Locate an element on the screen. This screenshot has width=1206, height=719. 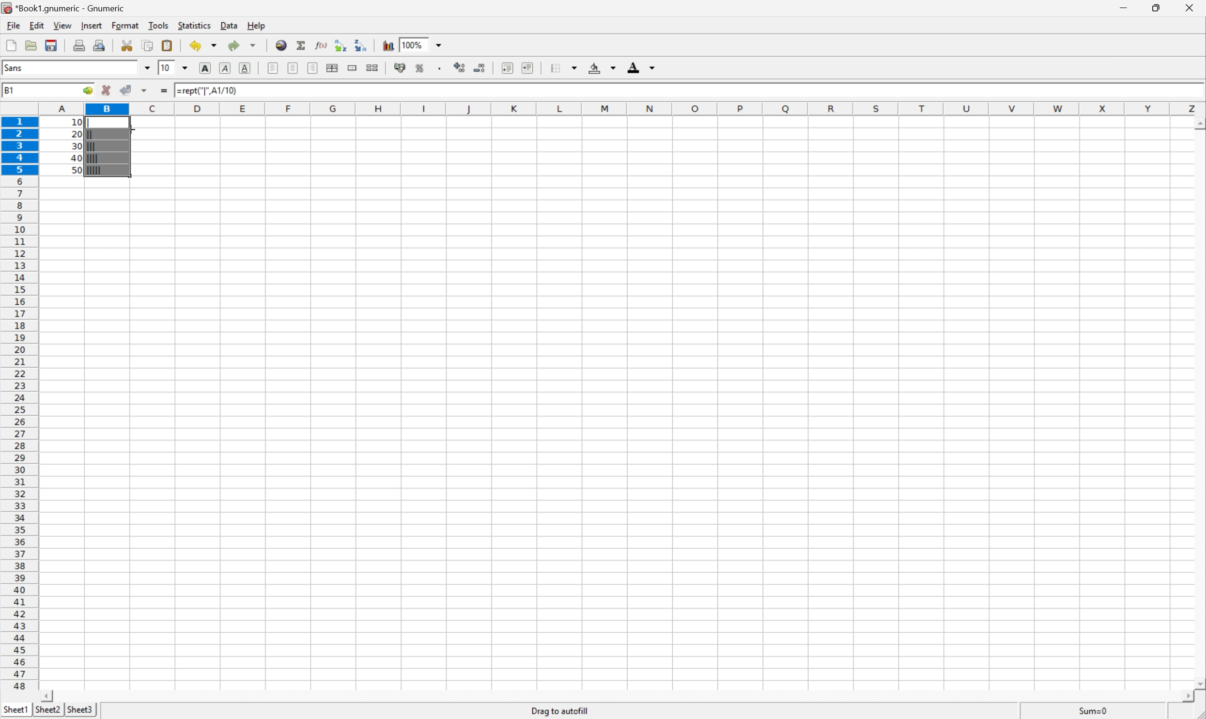
Cancel changes is located at coordinates (108, 91).